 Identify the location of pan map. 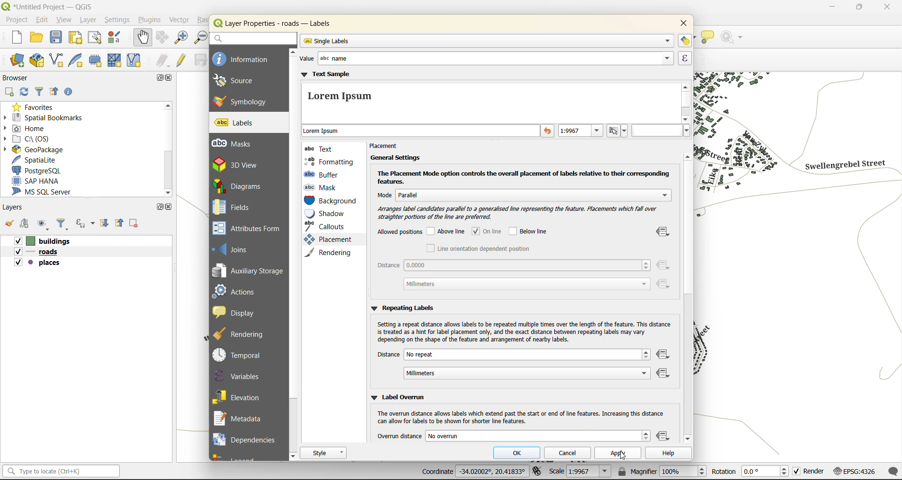
(141, 38).